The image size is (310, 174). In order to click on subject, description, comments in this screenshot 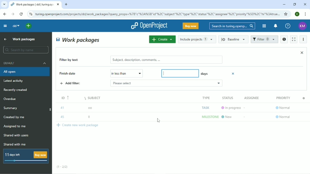, I will do `click(166, 60)`.